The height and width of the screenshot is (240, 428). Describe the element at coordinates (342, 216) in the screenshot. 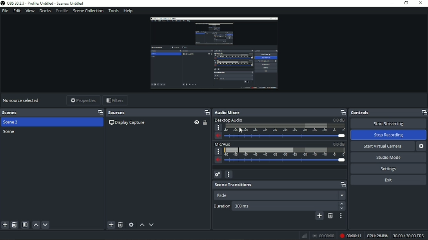

I see `Transition properties` at that location.